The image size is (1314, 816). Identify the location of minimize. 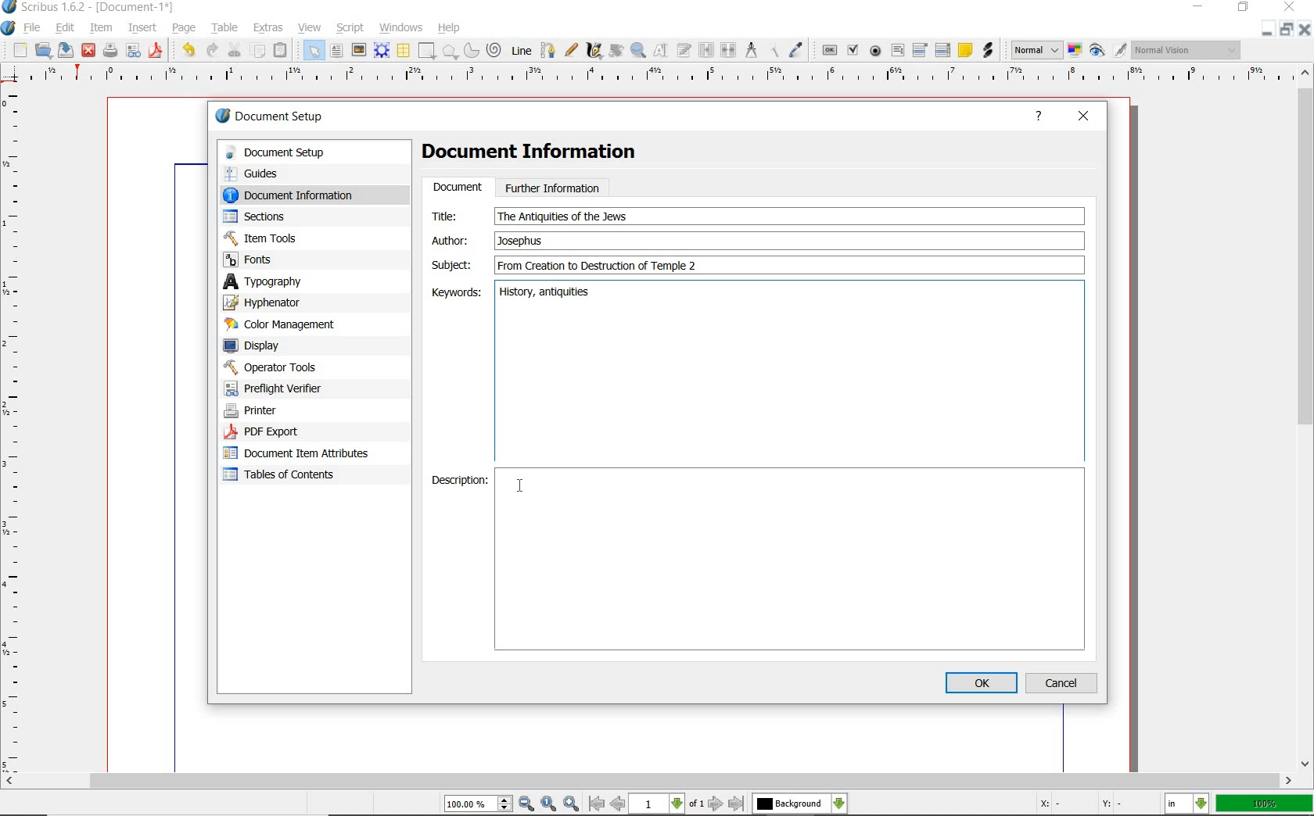
(1197, 7).